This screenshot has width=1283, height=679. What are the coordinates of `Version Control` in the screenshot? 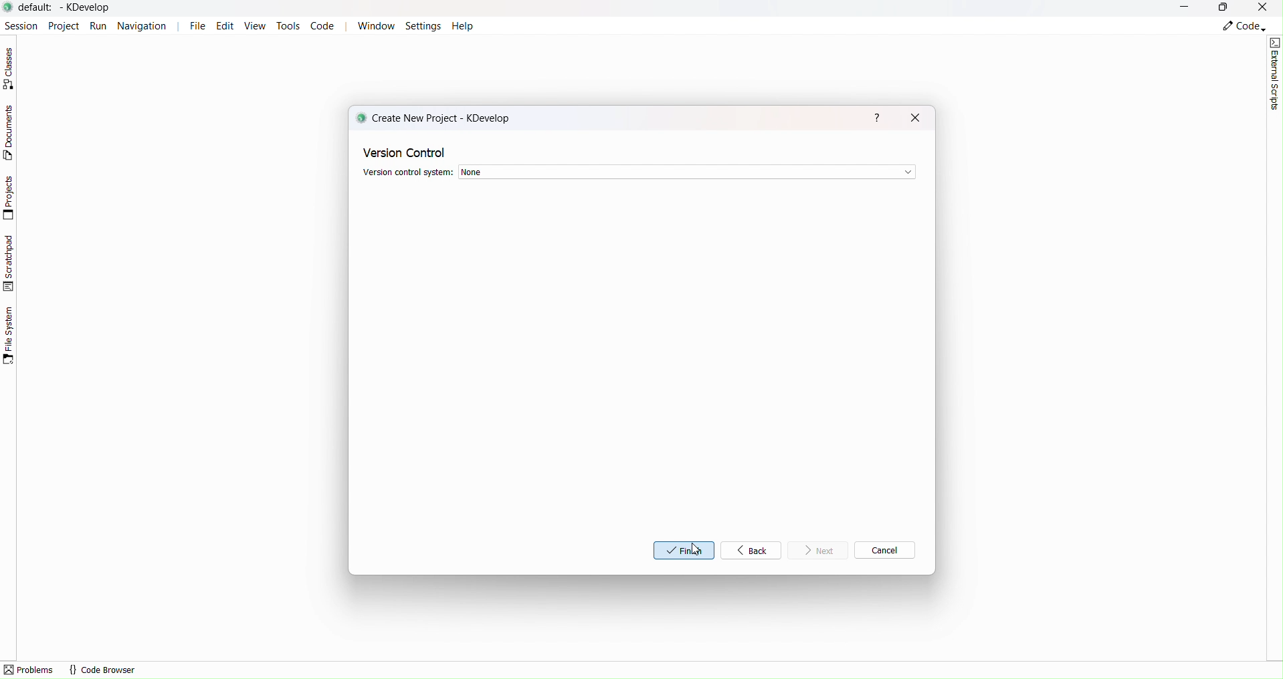 It's located at (407, 152).